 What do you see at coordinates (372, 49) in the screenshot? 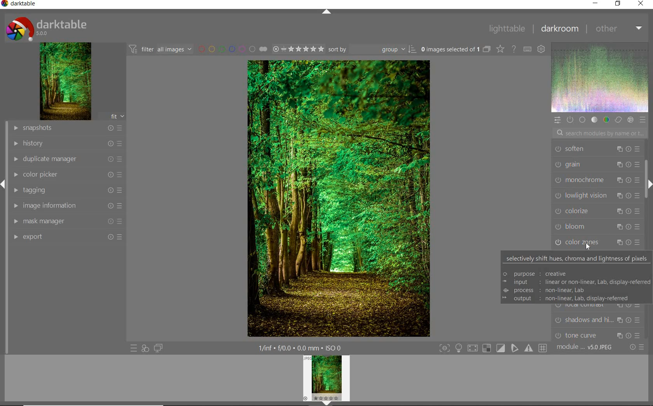
I see `SORT` at bounding box center [372, 49].